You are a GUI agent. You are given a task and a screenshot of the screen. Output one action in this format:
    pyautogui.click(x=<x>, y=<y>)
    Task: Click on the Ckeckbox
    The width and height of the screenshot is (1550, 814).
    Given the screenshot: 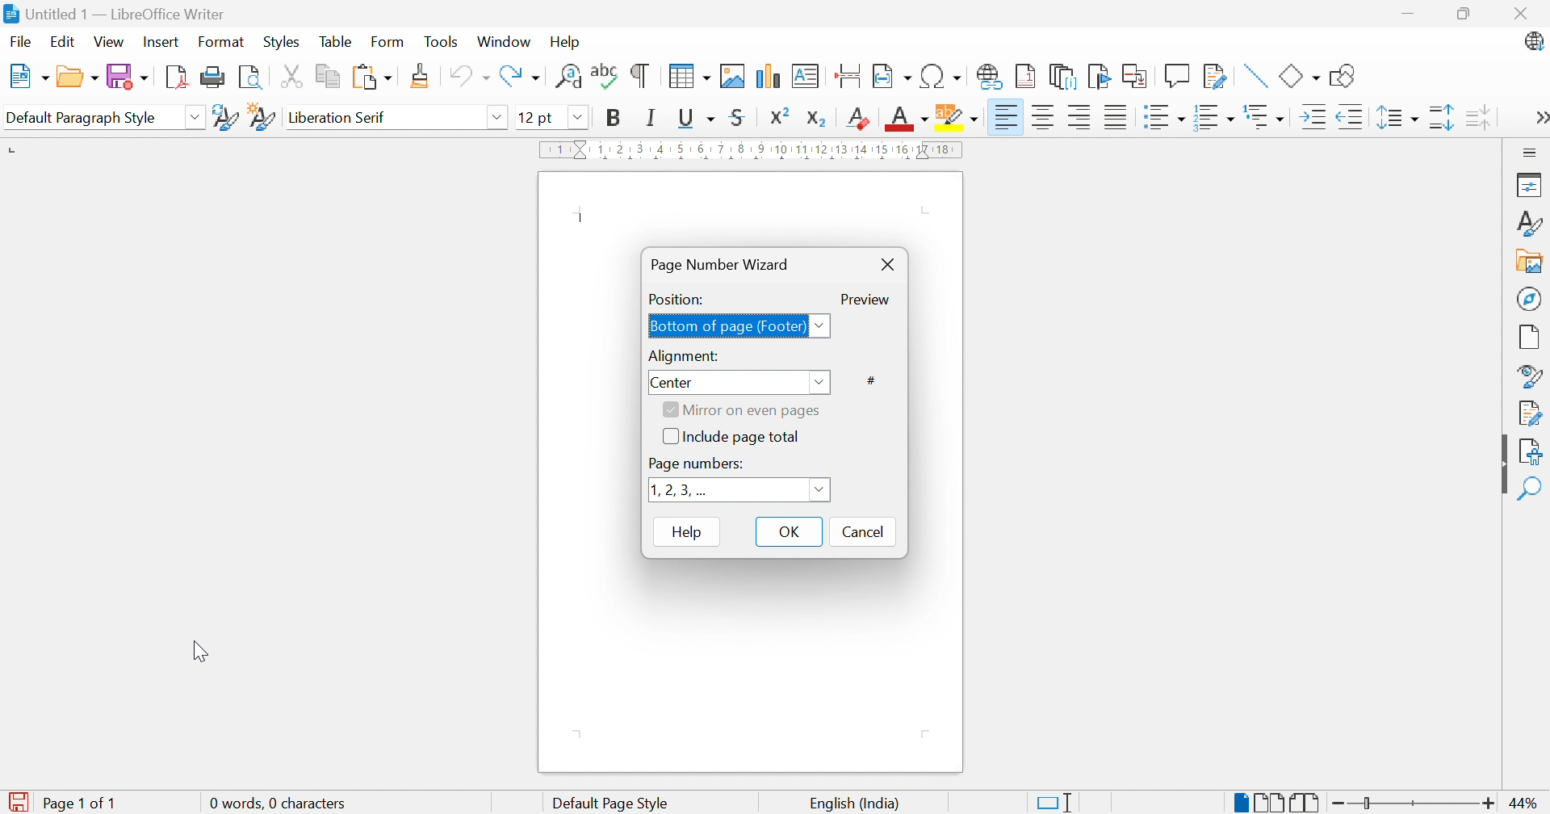 What is the action you would take?
    pyautogui.click(x=669, y=410)
    